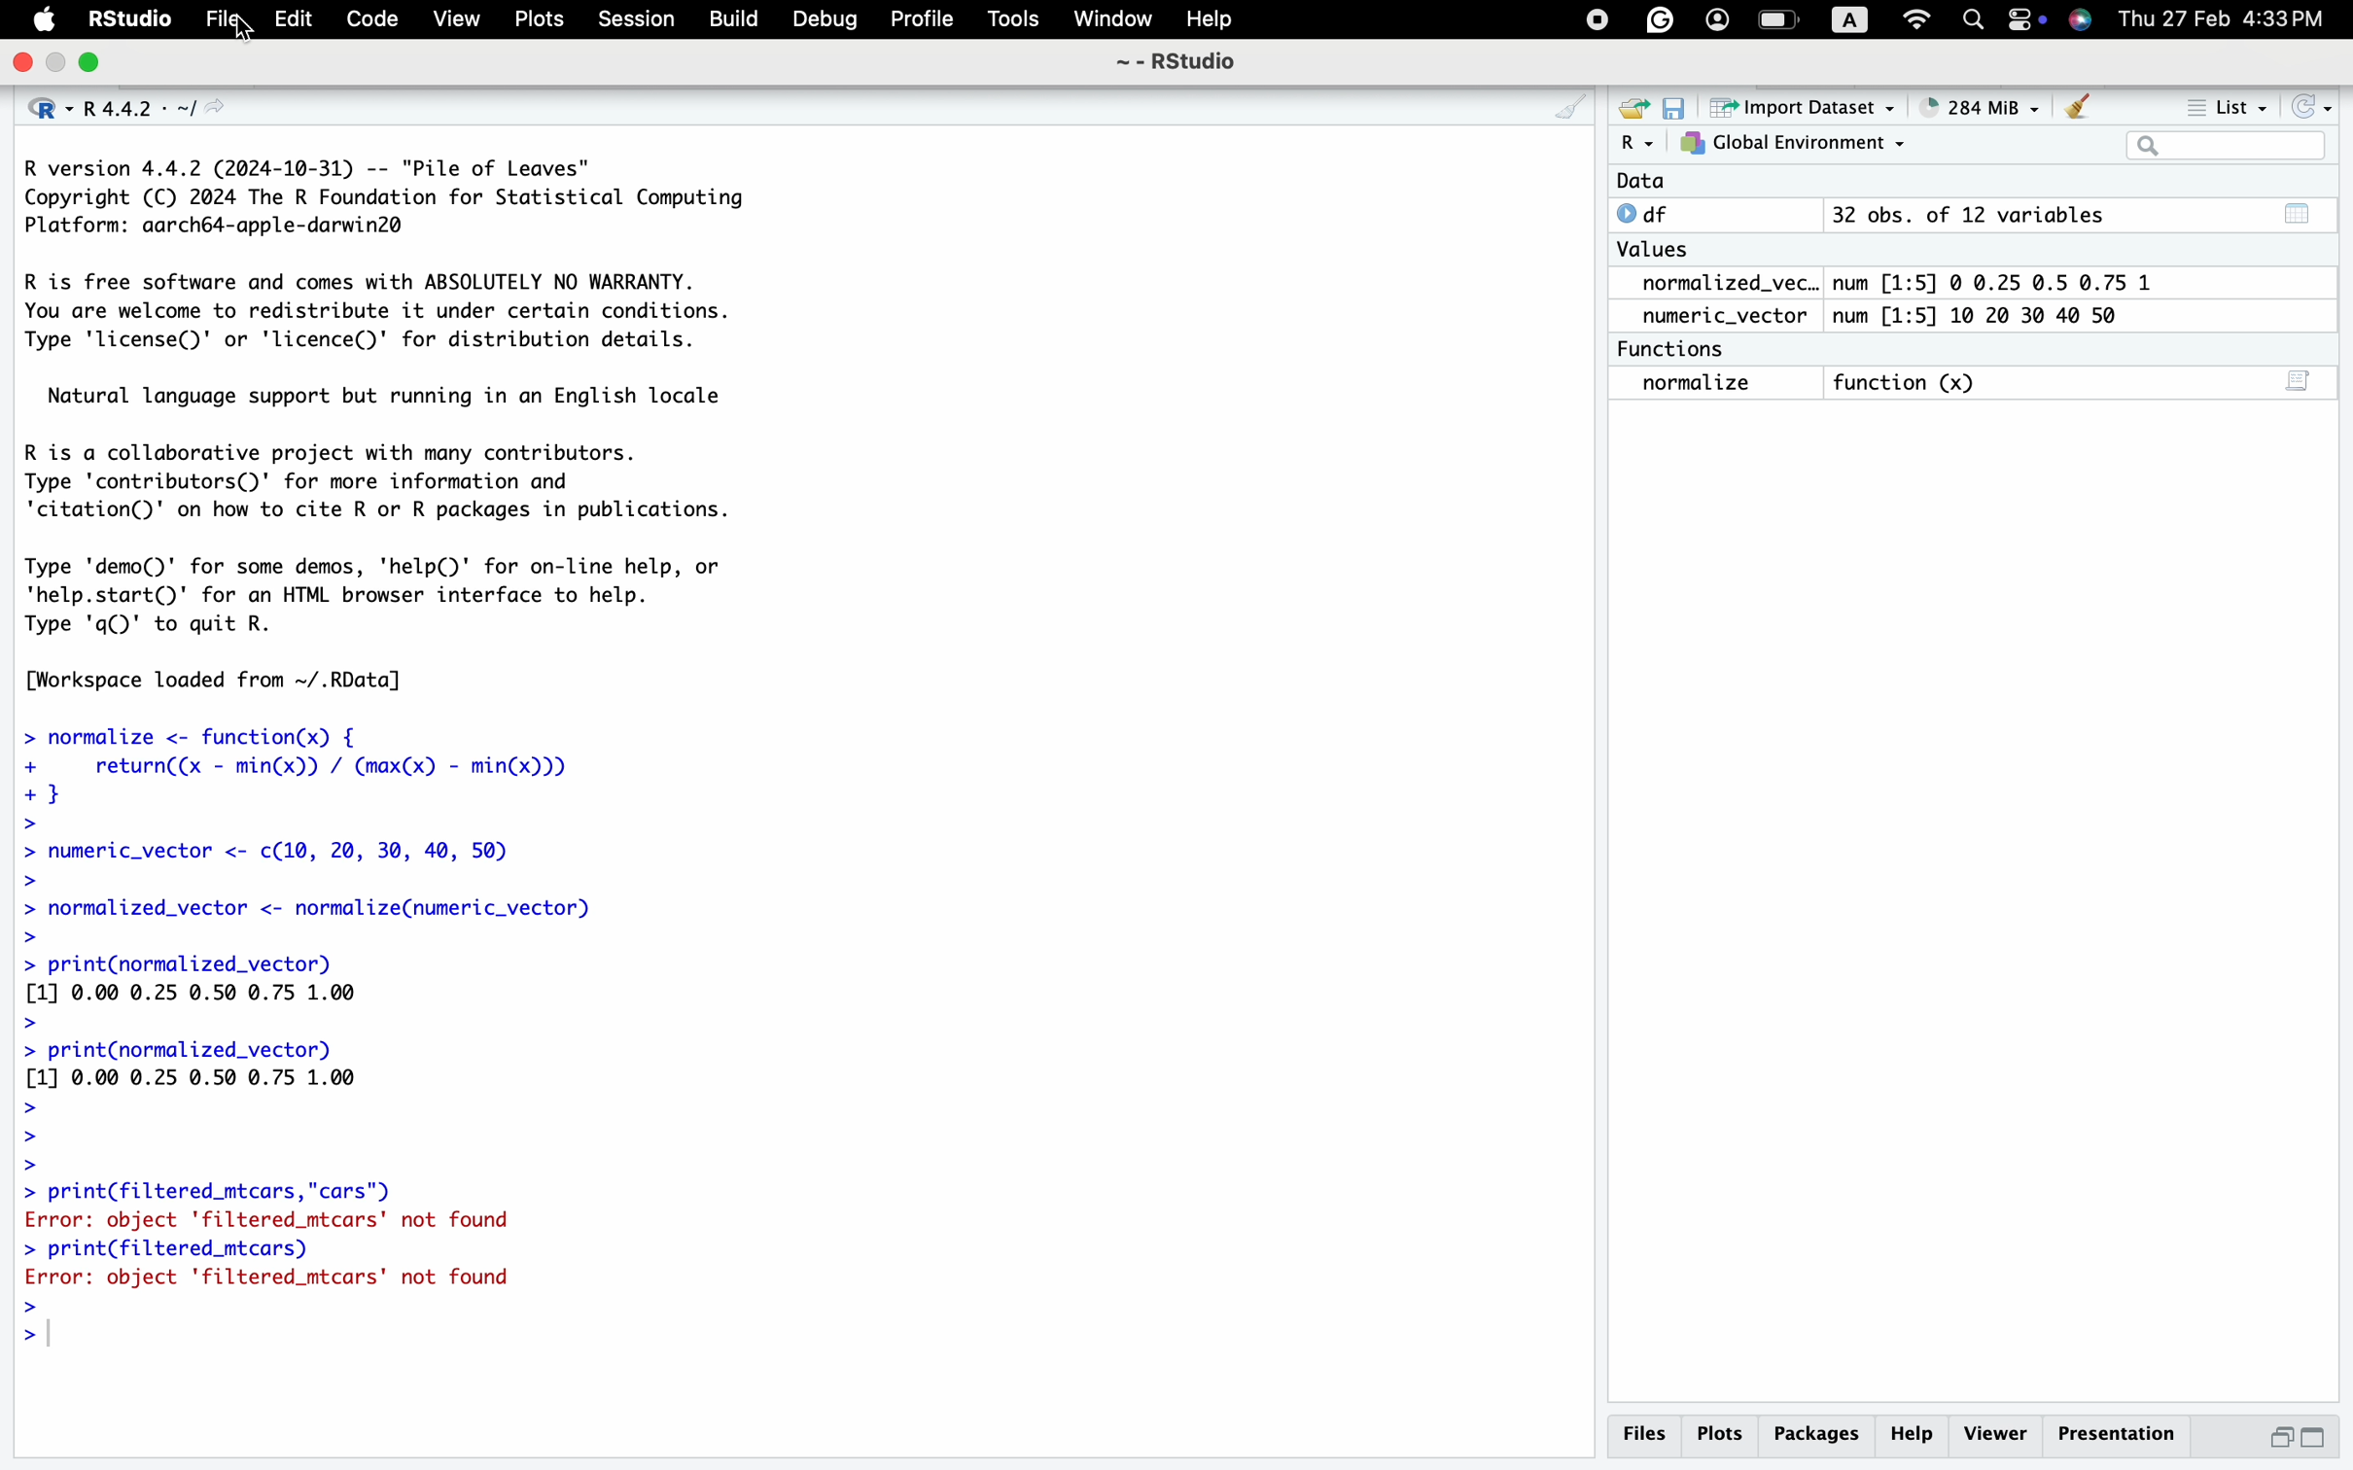 The image size is (2353, 1470). Describe the element at coordinates (55, 61) in the screenshot. I see `minimise` at that location.